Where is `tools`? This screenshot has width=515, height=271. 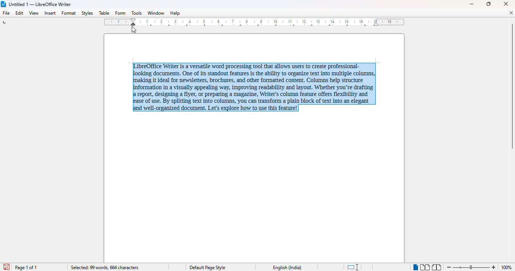
tools is located at coordinates (136, 13).